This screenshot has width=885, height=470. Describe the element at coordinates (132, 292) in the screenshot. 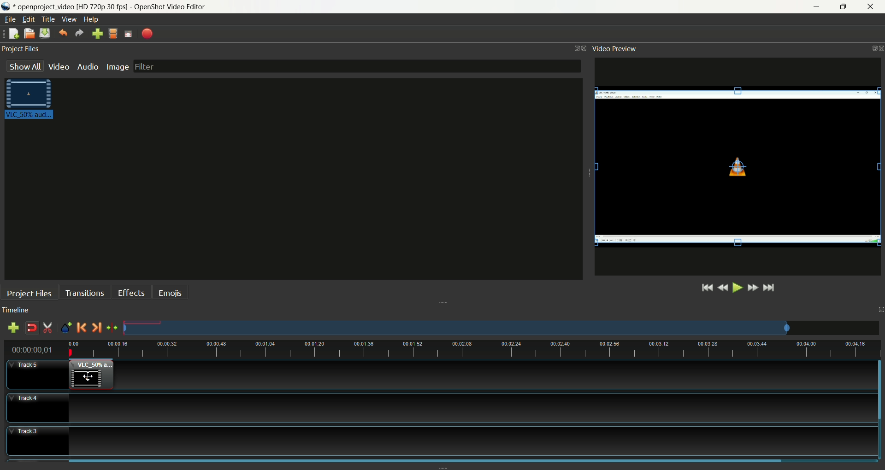

I see `effects` at that location.